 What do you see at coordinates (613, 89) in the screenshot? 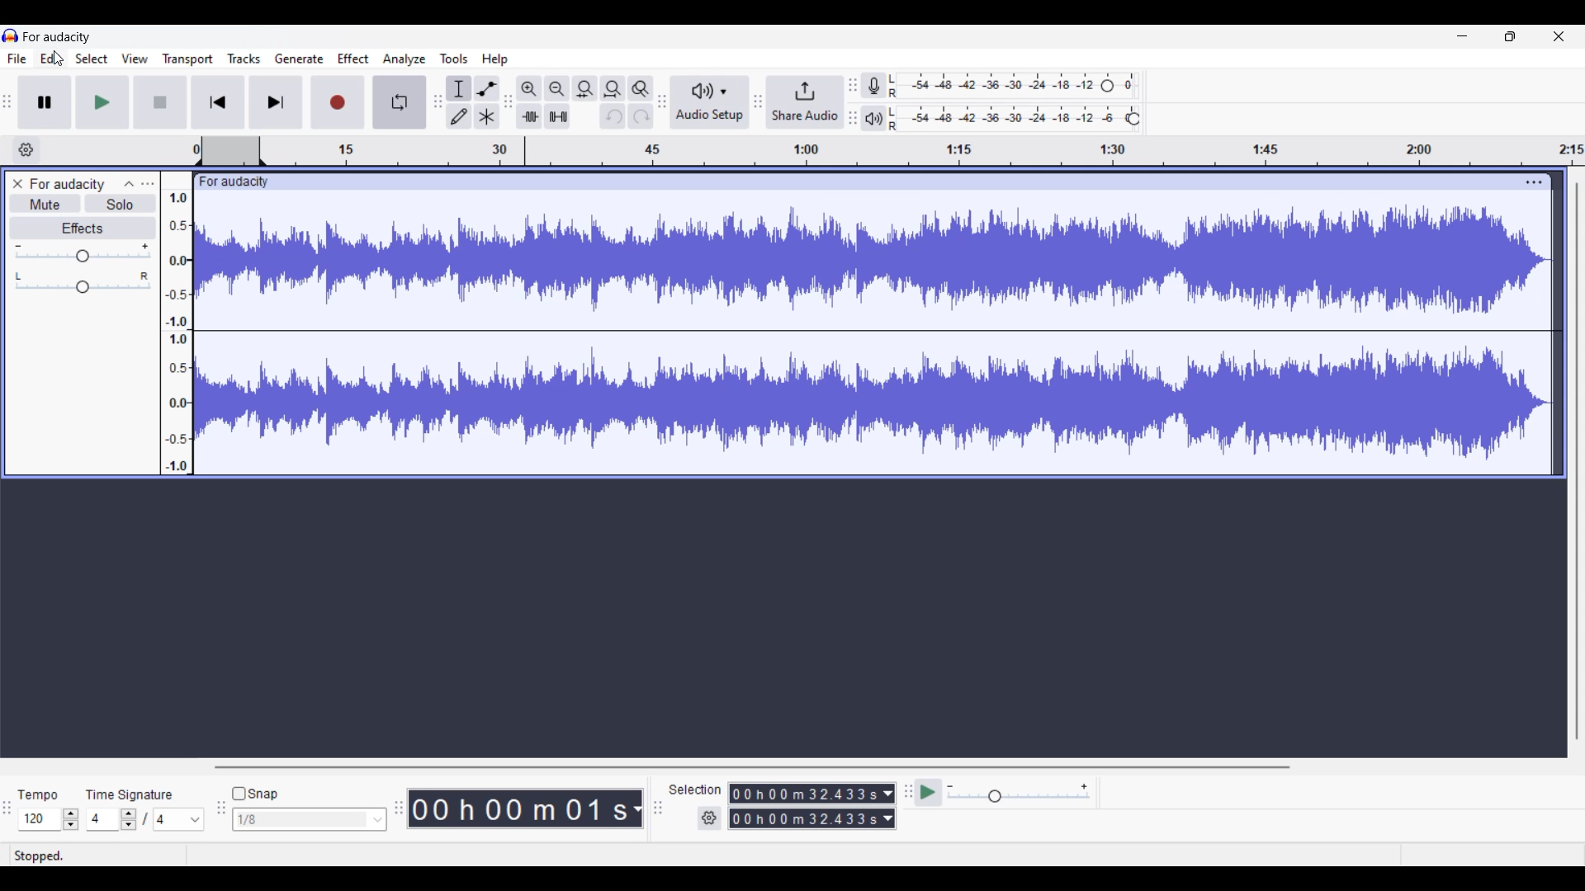
I see `Fit project to width` at bounding box center [613, 89].